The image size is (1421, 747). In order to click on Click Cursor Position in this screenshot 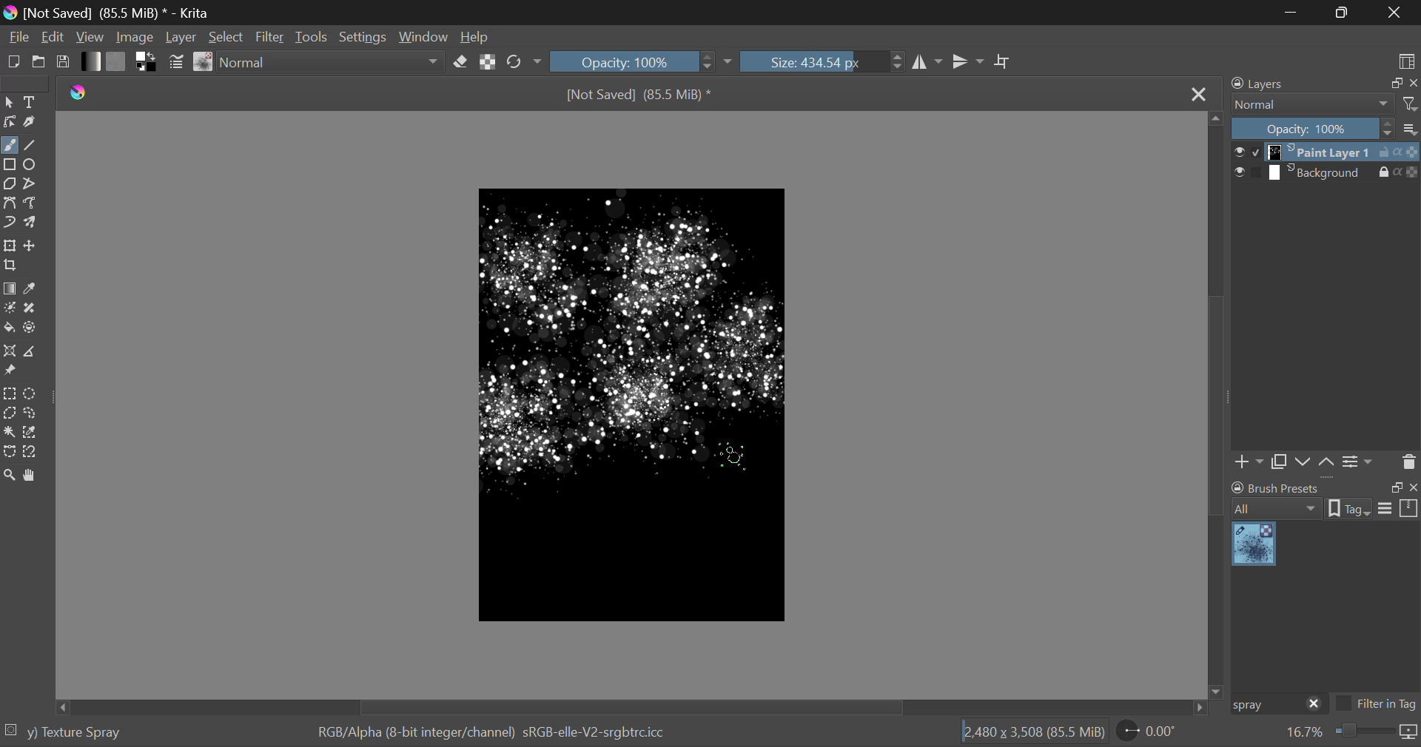, I will do `click(733, 460)`.